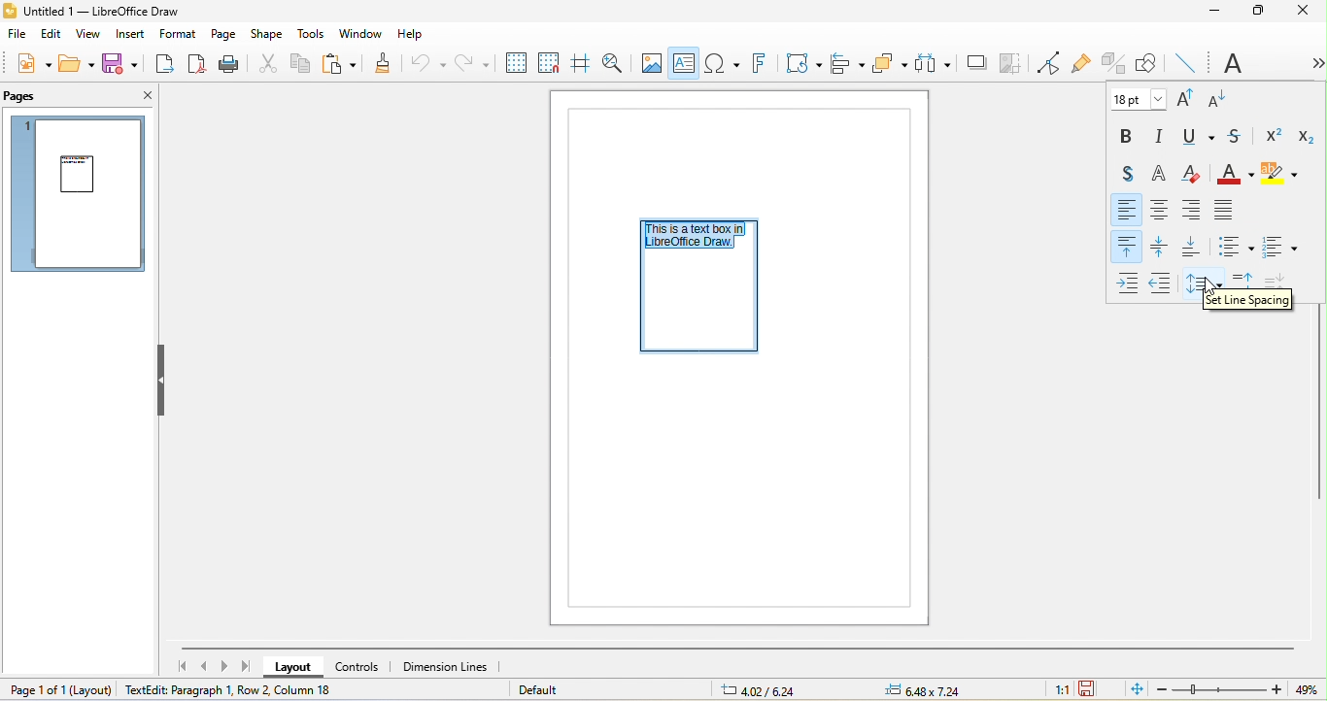 Image resolution: width=1327 pixels, height=701 pixels. Describe the element at coordinates (1200, 138) in the screenshot. I see `underline` at that location.